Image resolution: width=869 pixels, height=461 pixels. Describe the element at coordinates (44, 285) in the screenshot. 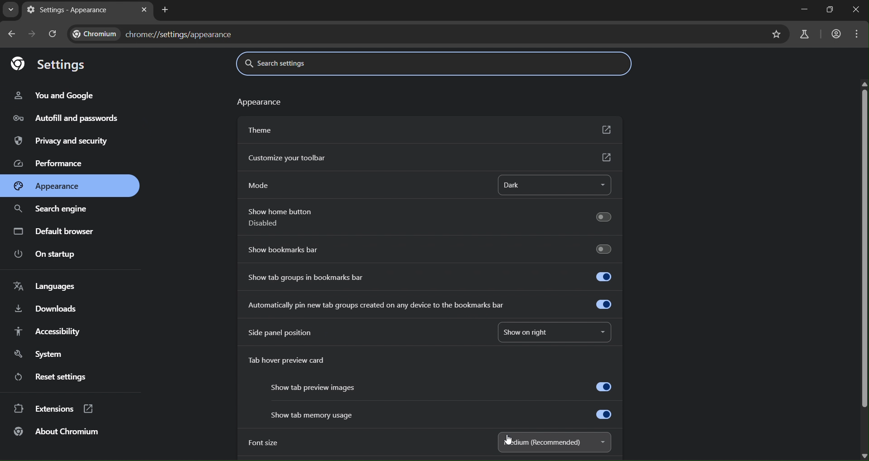

I see `languages` at that location.